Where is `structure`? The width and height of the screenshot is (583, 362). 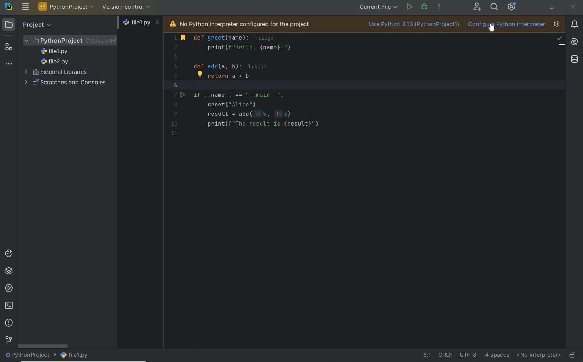
structure is located at coordinates (9, 47).